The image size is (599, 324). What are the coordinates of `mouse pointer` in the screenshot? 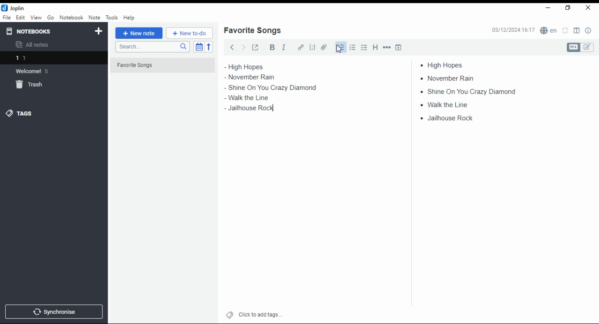 It's located at (339, 49).